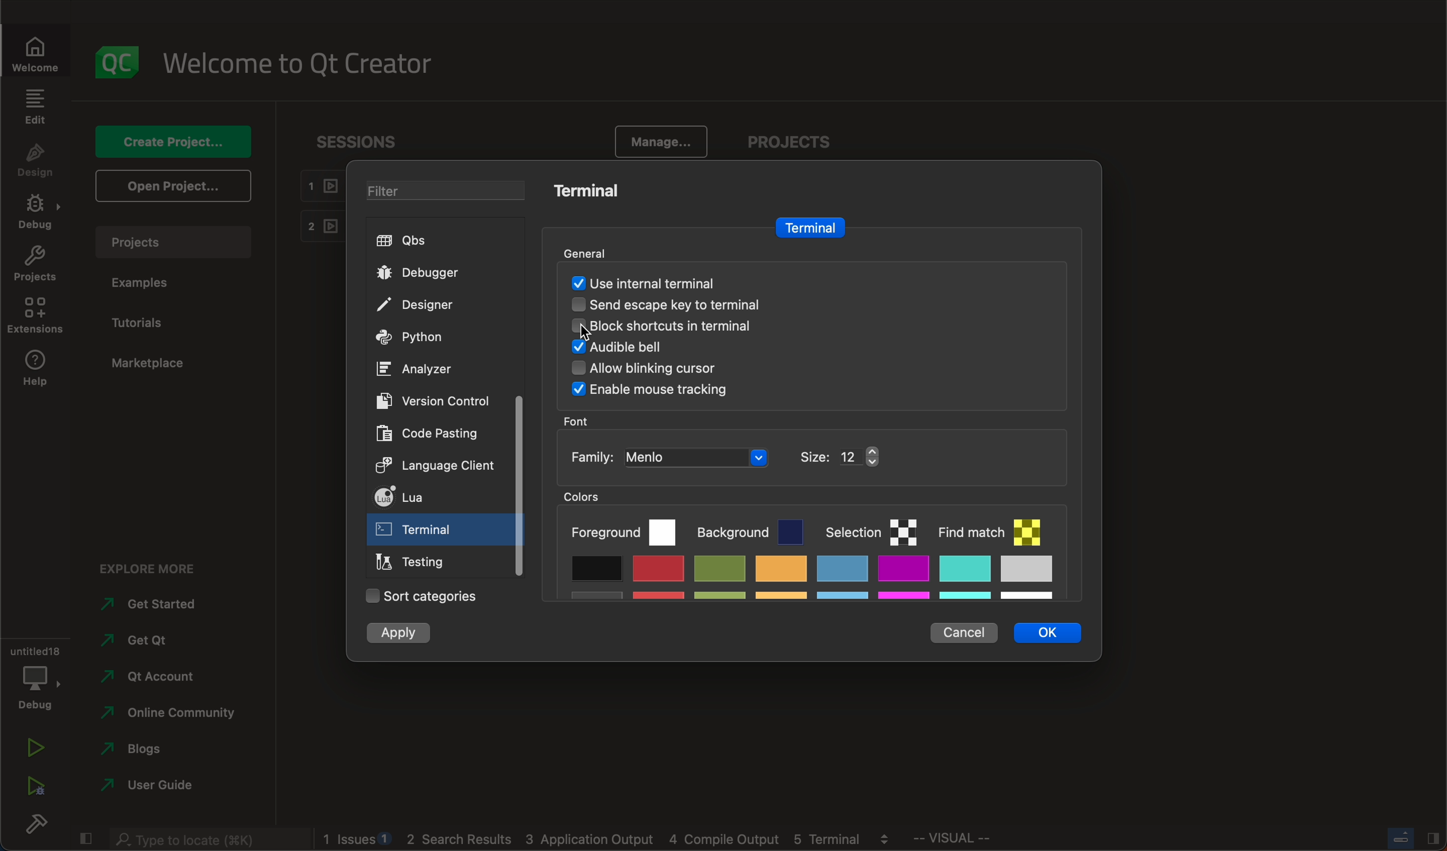  I want to click on blogs, so click(146, 748).